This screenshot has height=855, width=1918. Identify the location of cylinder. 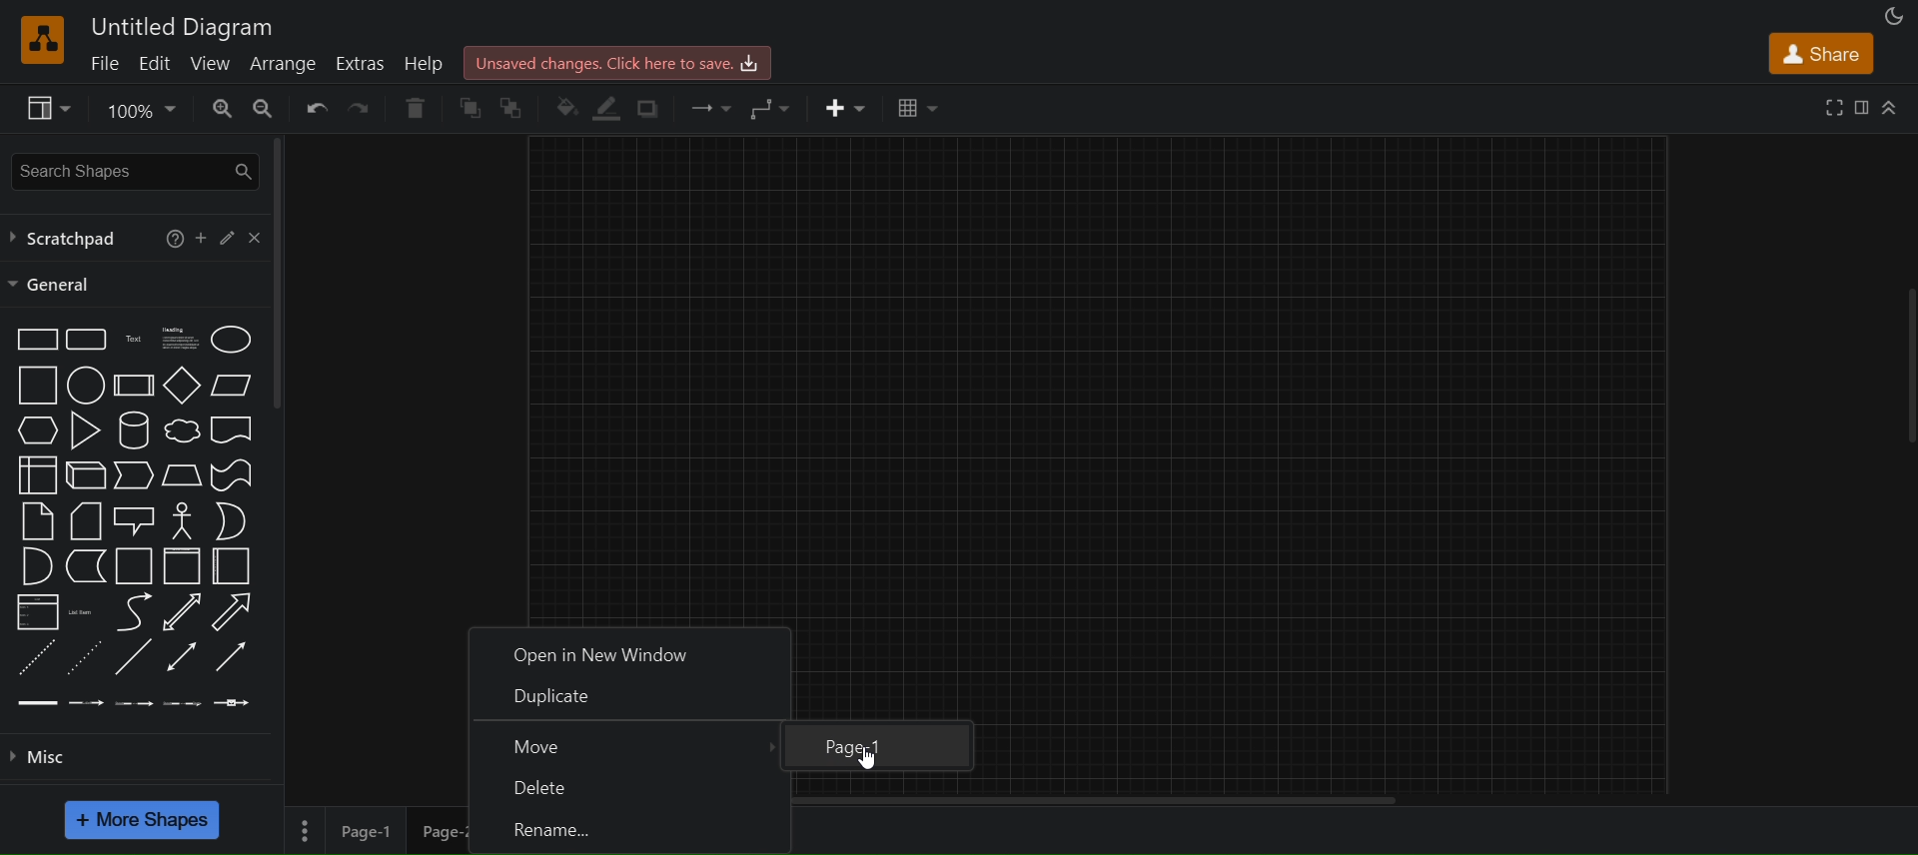
(131, 431).